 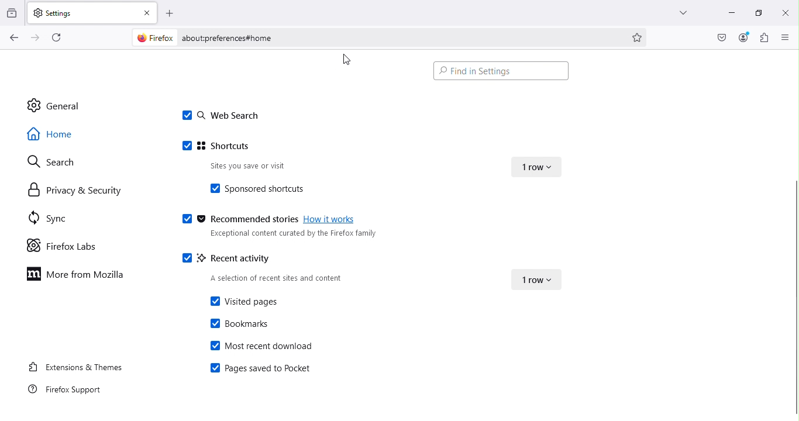 What do you see at coordinates (786, 38) in the screenshot?
I see `Open application menu` at bounding box center [786, 38].